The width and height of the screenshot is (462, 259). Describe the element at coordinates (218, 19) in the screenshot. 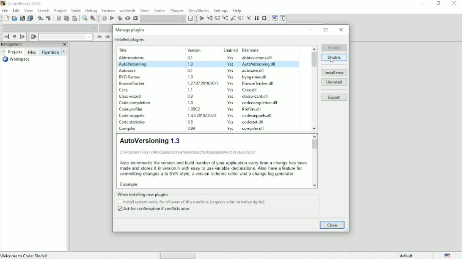

I see `Next line` at that location.